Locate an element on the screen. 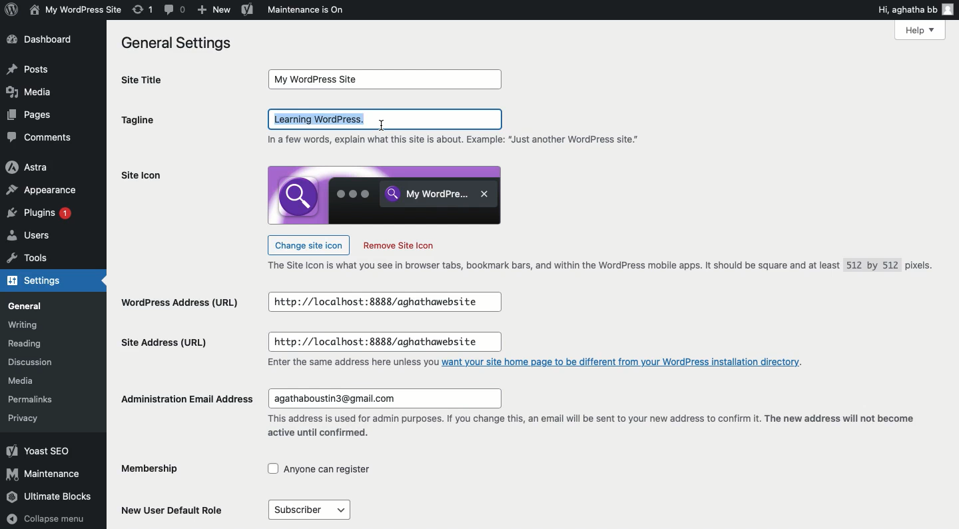  Site address is located at coordinates (164, 341).